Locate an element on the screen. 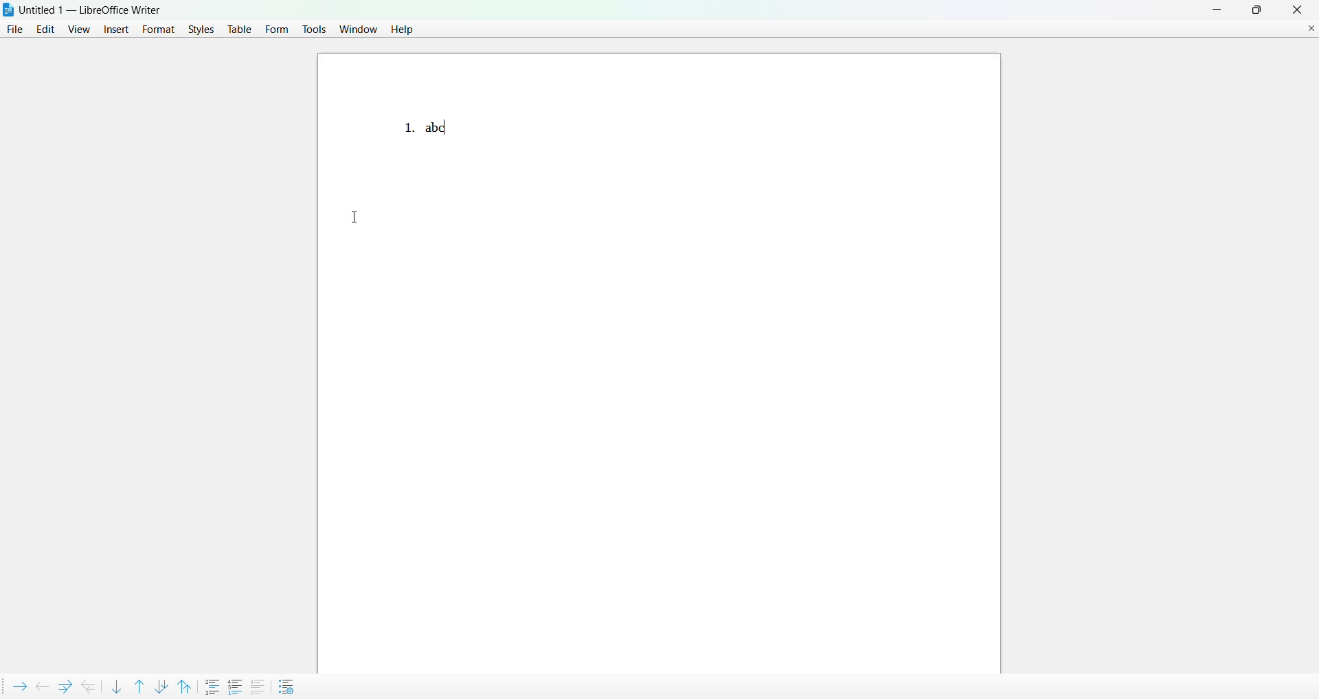 Image resolution: width=1319 pixels, height=699 pixels. canvas is located at coordinates (737, 371).